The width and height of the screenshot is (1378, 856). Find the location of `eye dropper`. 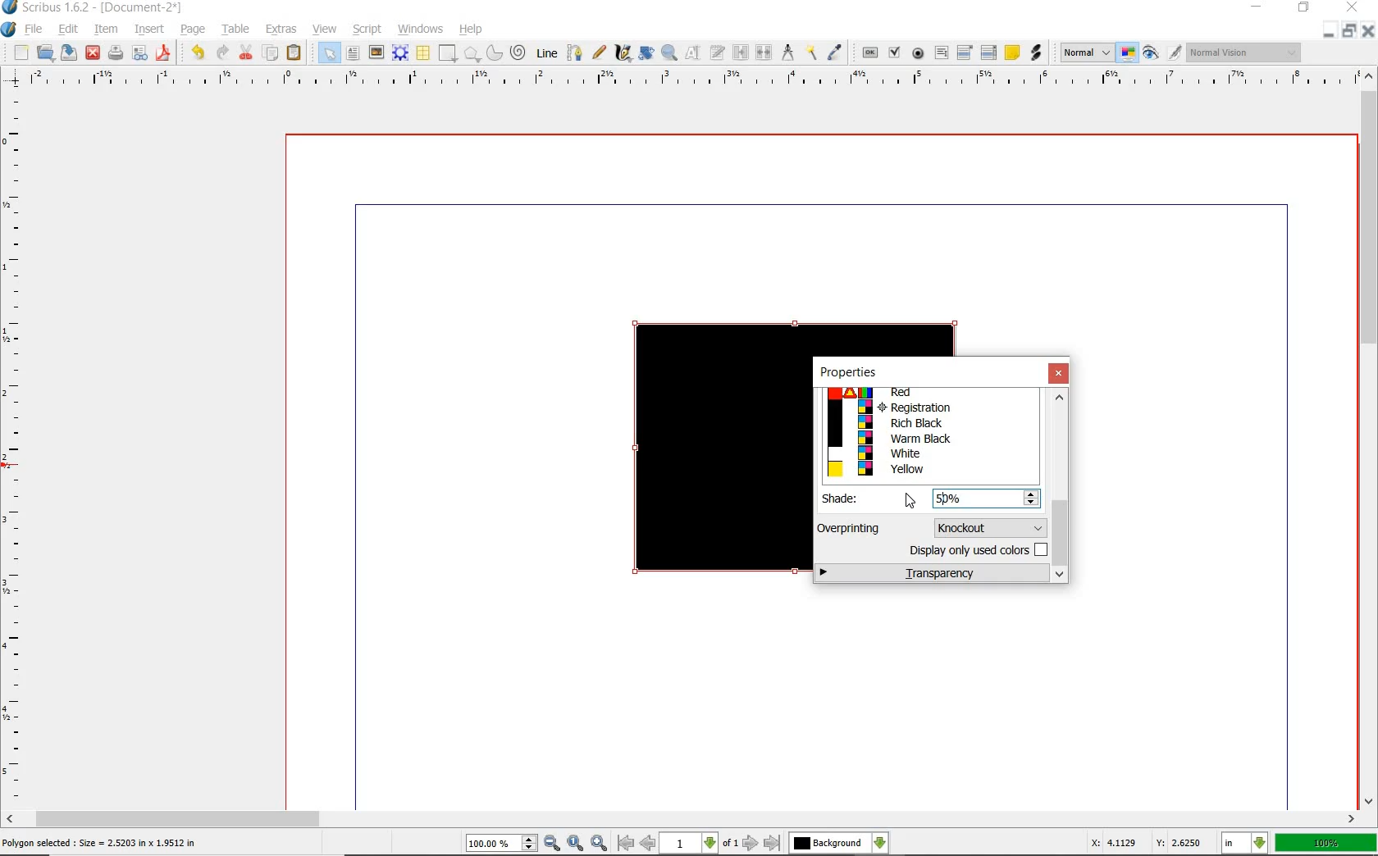

eye dropper is located at coordinates (837, 52).